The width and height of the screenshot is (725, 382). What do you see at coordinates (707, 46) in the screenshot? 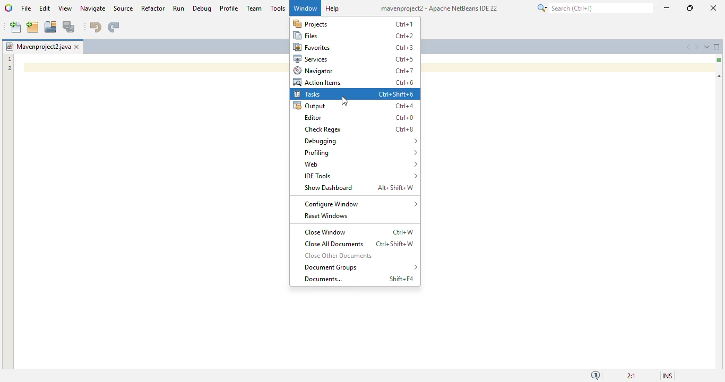
I see `show opened documents list` at bounding box center [707, 46].